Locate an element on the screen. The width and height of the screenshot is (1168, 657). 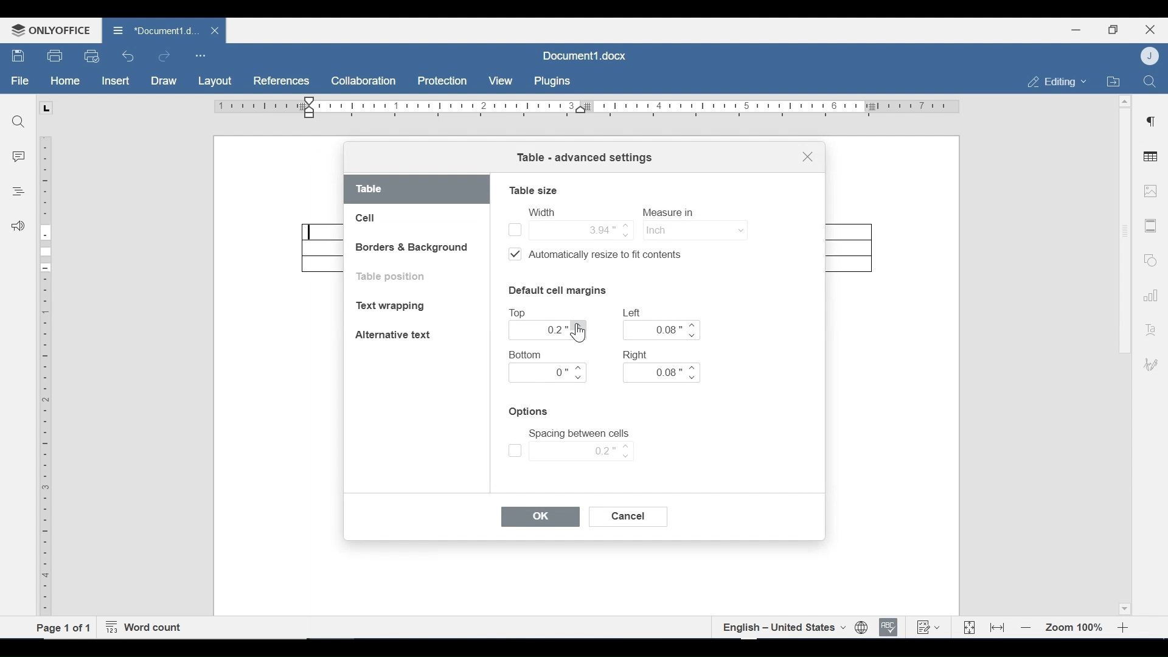
Find is located at coordinates (1149, 80).